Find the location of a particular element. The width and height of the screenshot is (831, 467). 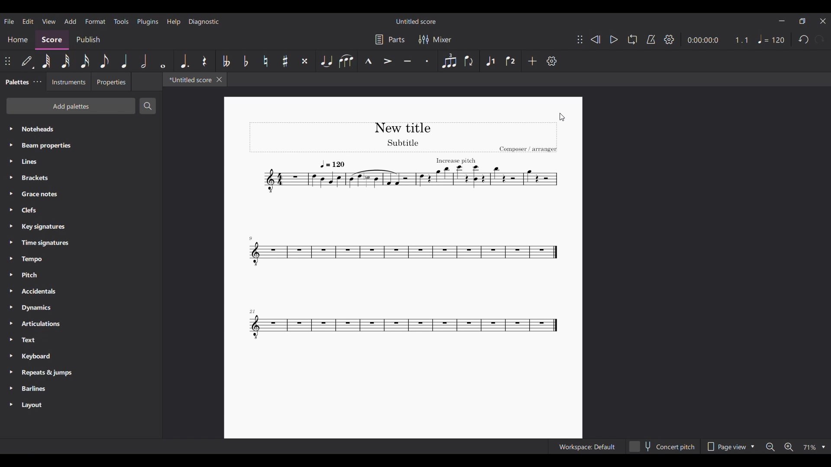

Add is located at coordinates (533, 61).